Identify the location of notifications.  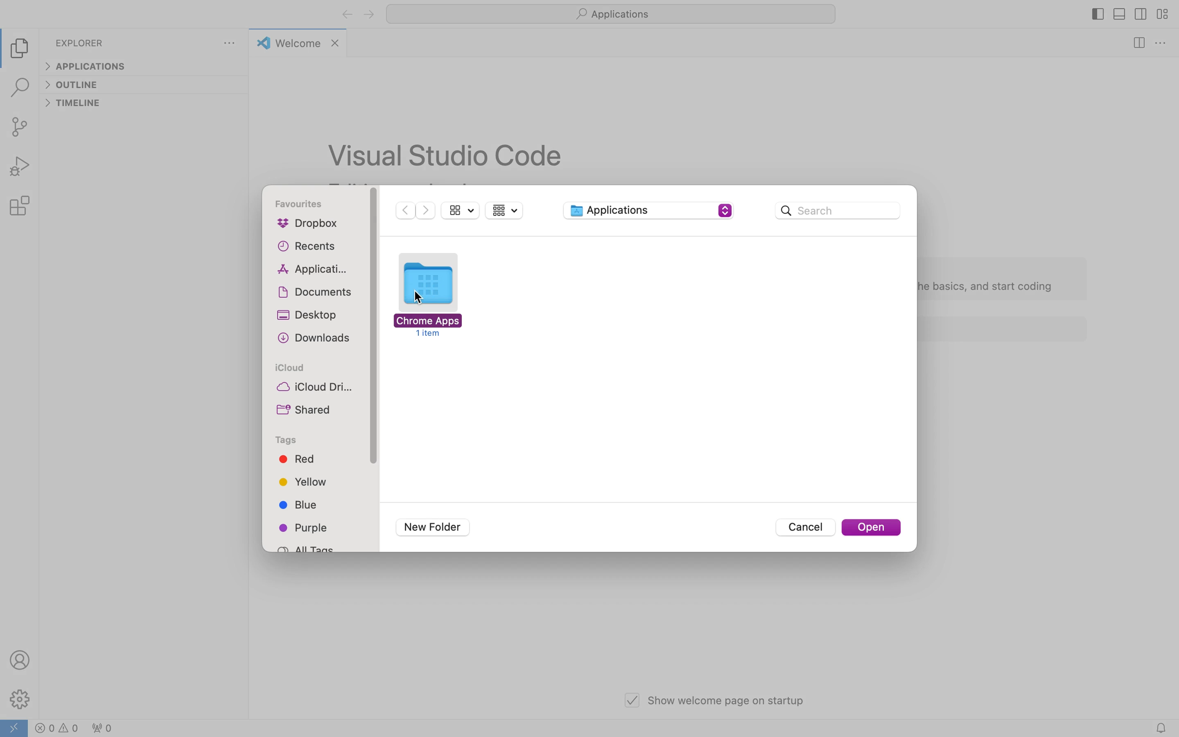
(1164, 726).